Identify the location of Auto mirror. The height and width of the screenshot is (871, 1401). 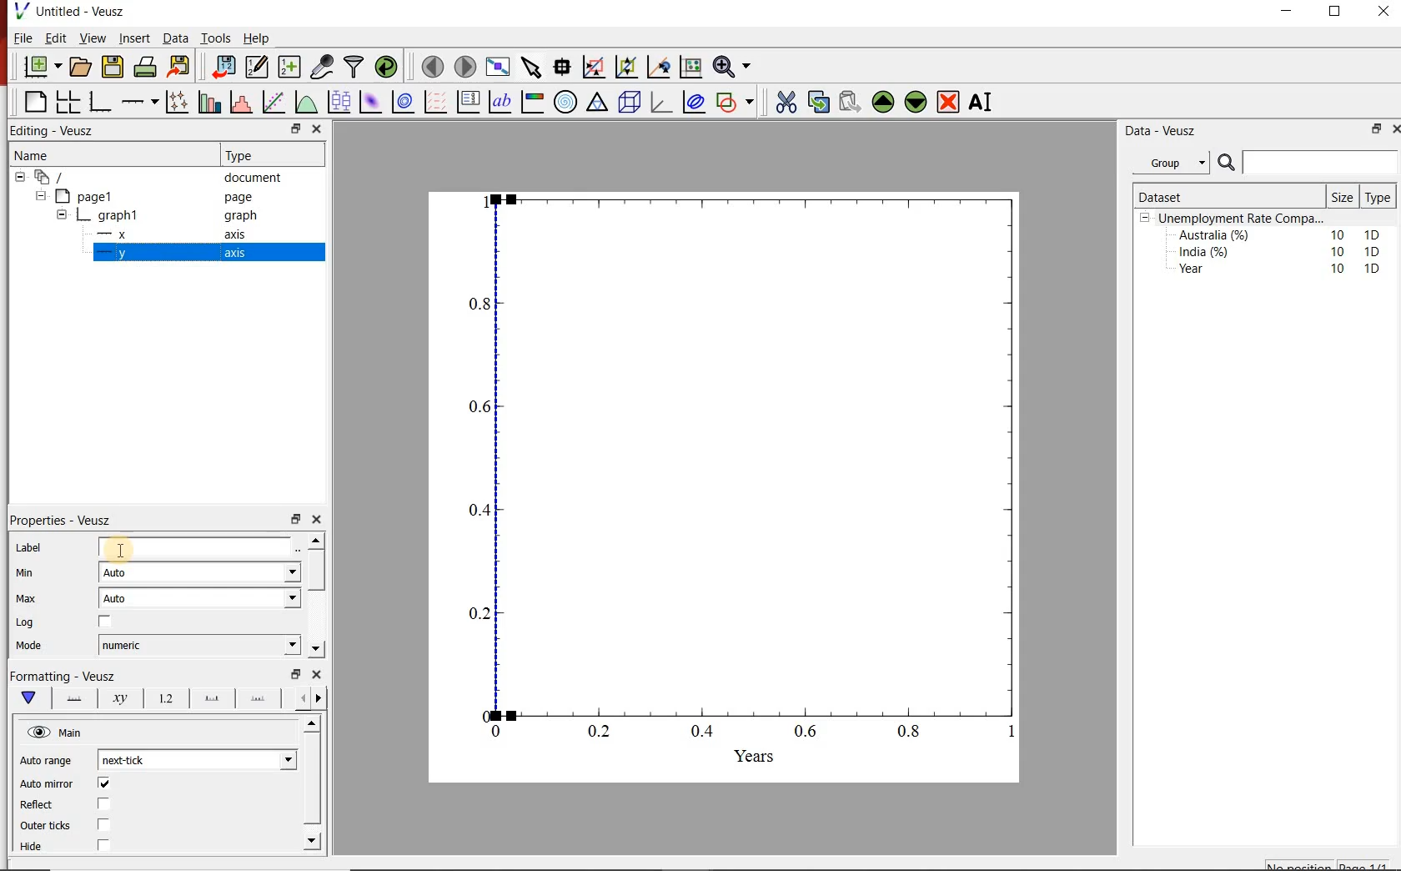
(48, 784).